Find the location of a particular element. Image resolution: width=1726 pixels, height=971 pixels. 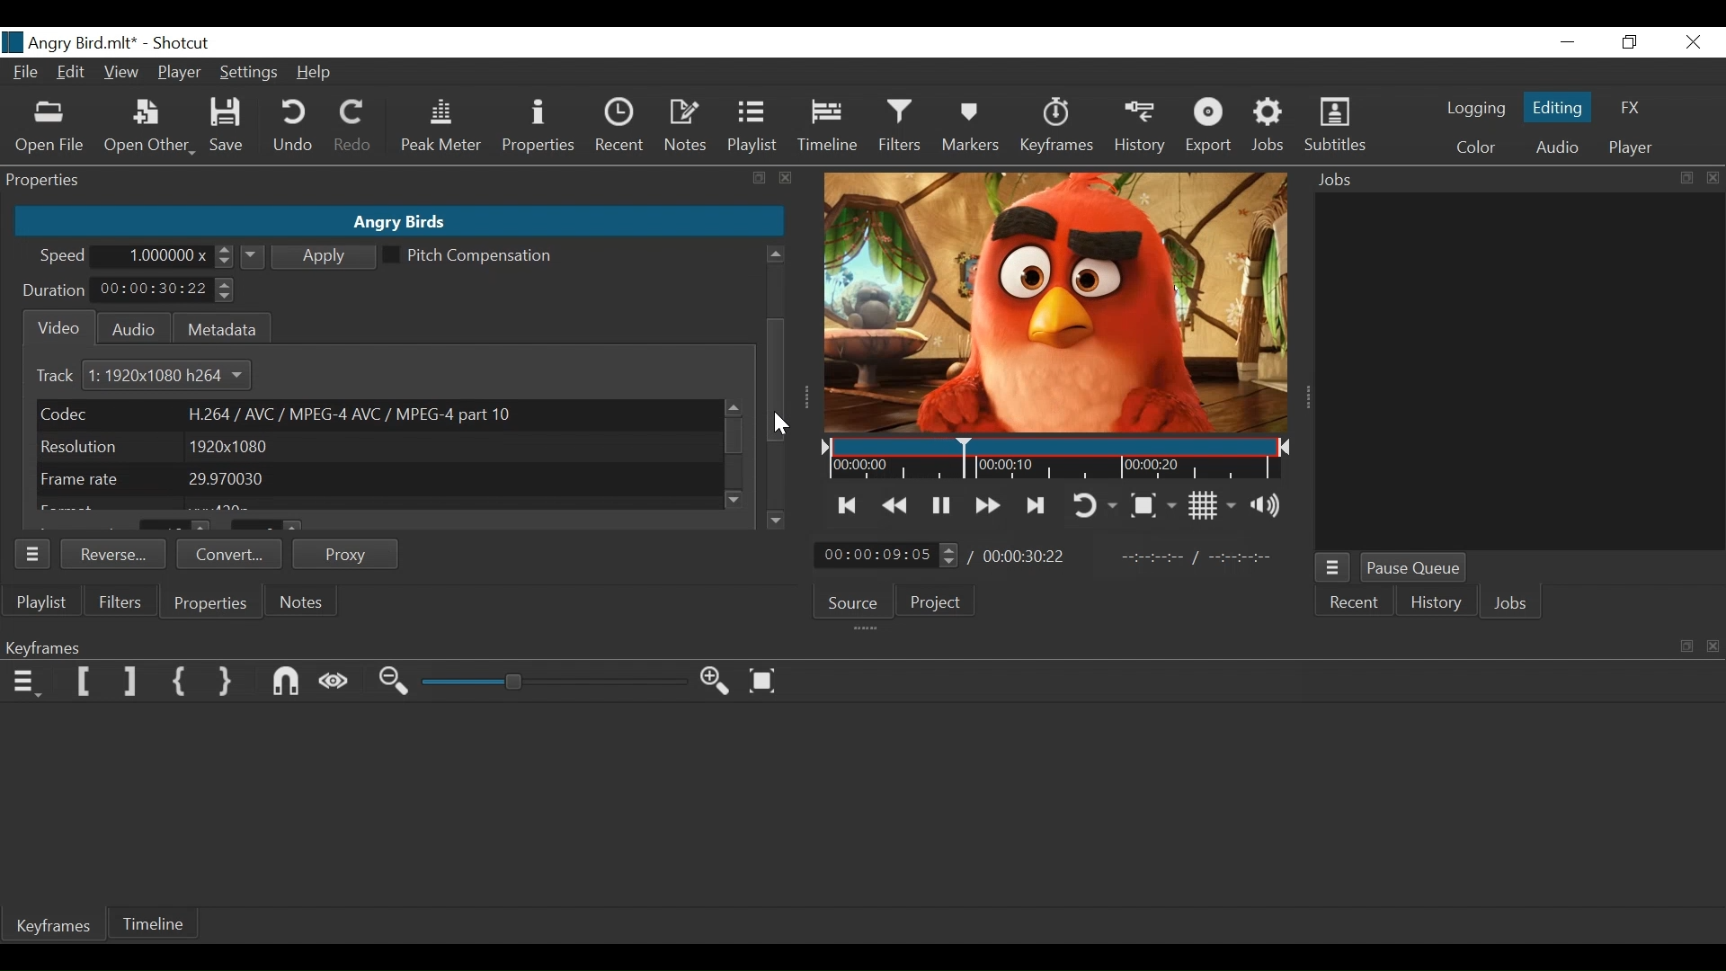

Set First Simple keyframe is located at coordinates (181, 682).